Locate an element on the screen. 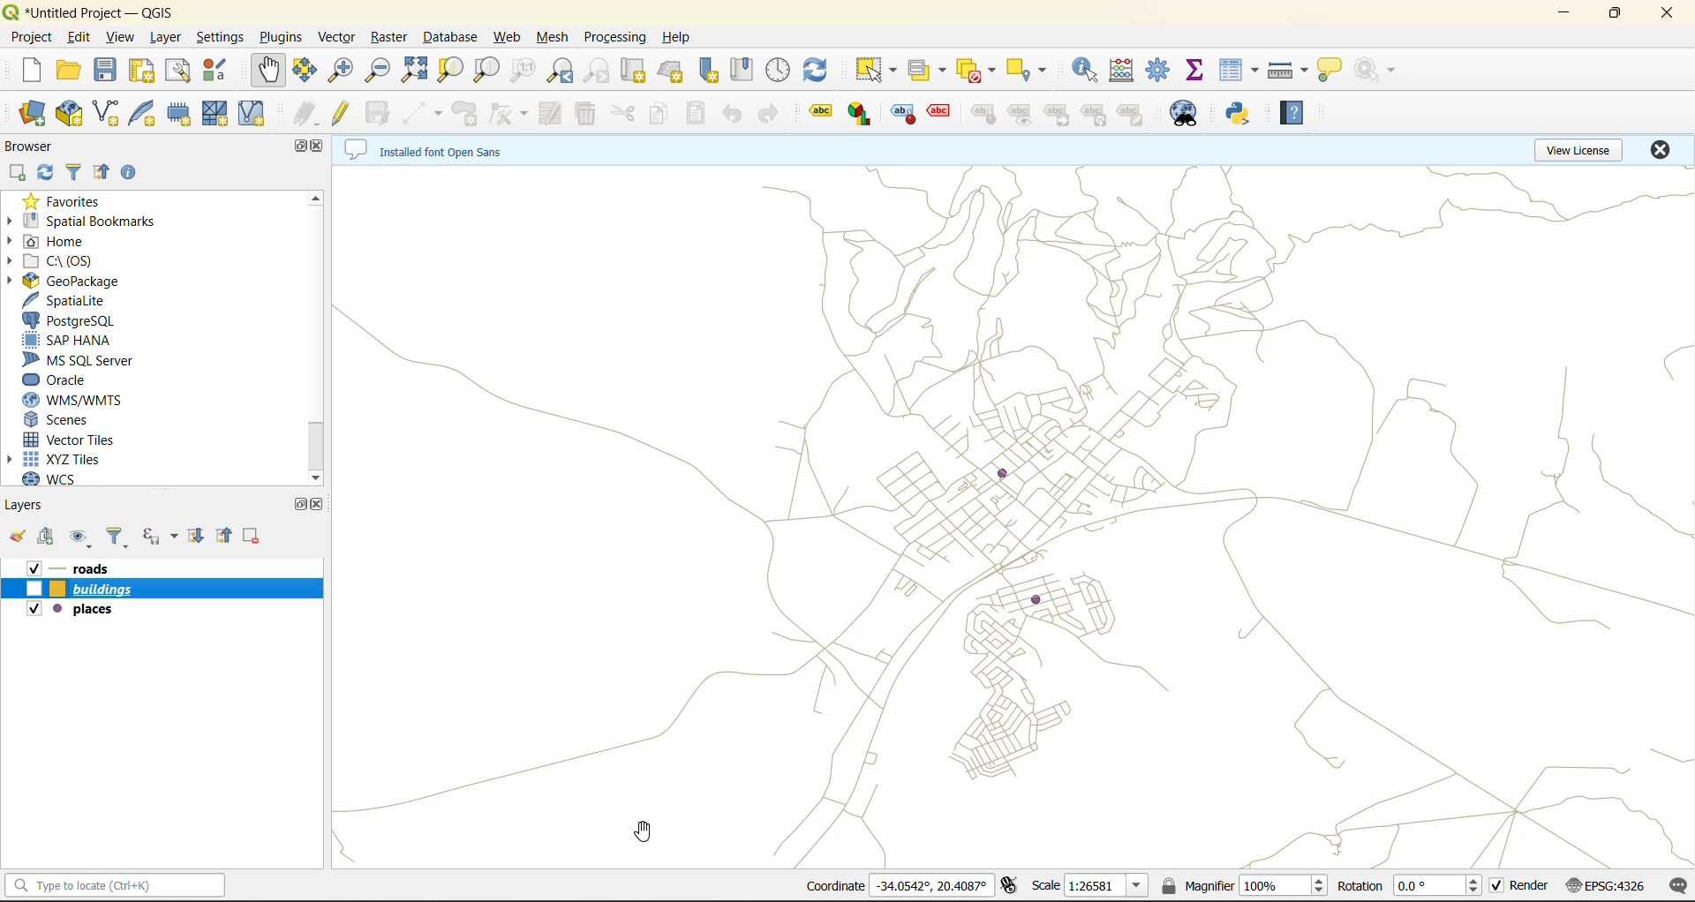 This screenshot has width=1695, height=902. help is located at coordinates (1300, 117).